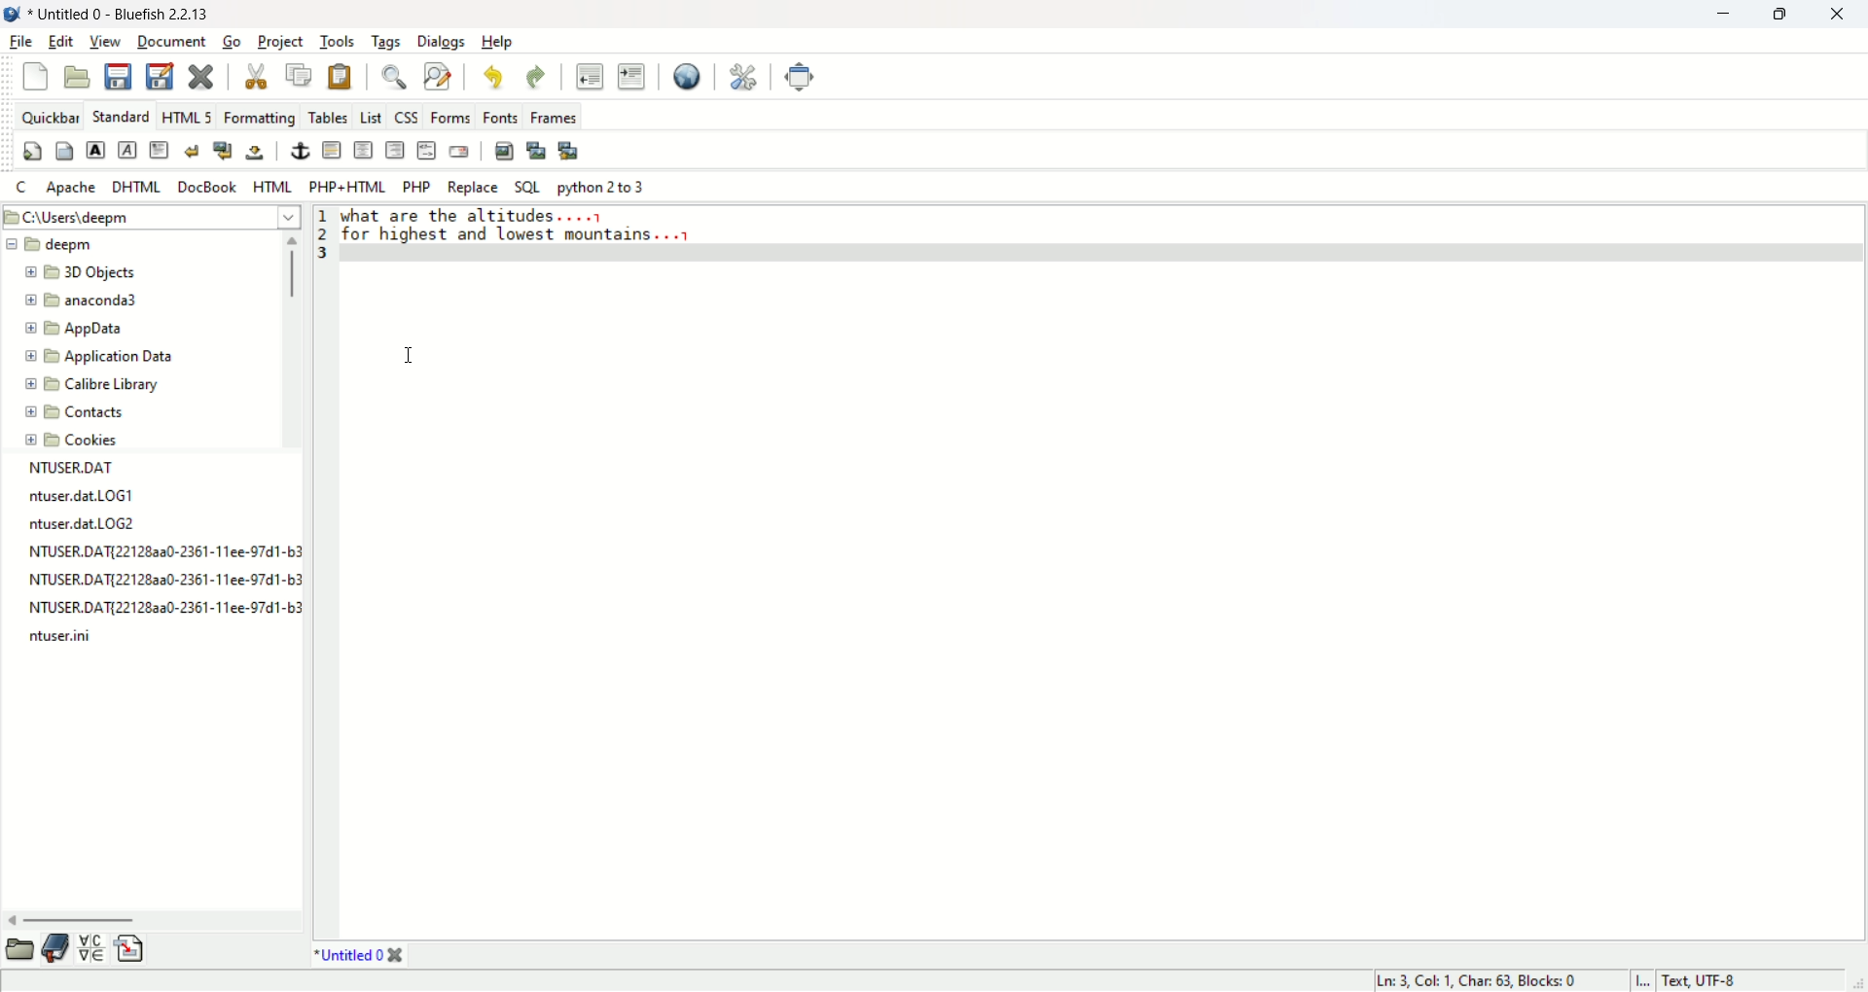 The width and height of the screenshot is (1868, 992). I want to click on project, so click(280, 43).